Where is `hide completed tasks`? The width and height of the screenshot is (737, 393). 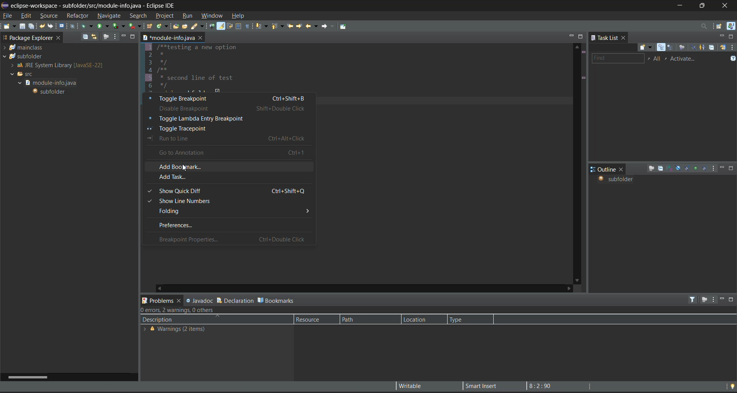
hide completed tasks is located at coordinates (694, 48).